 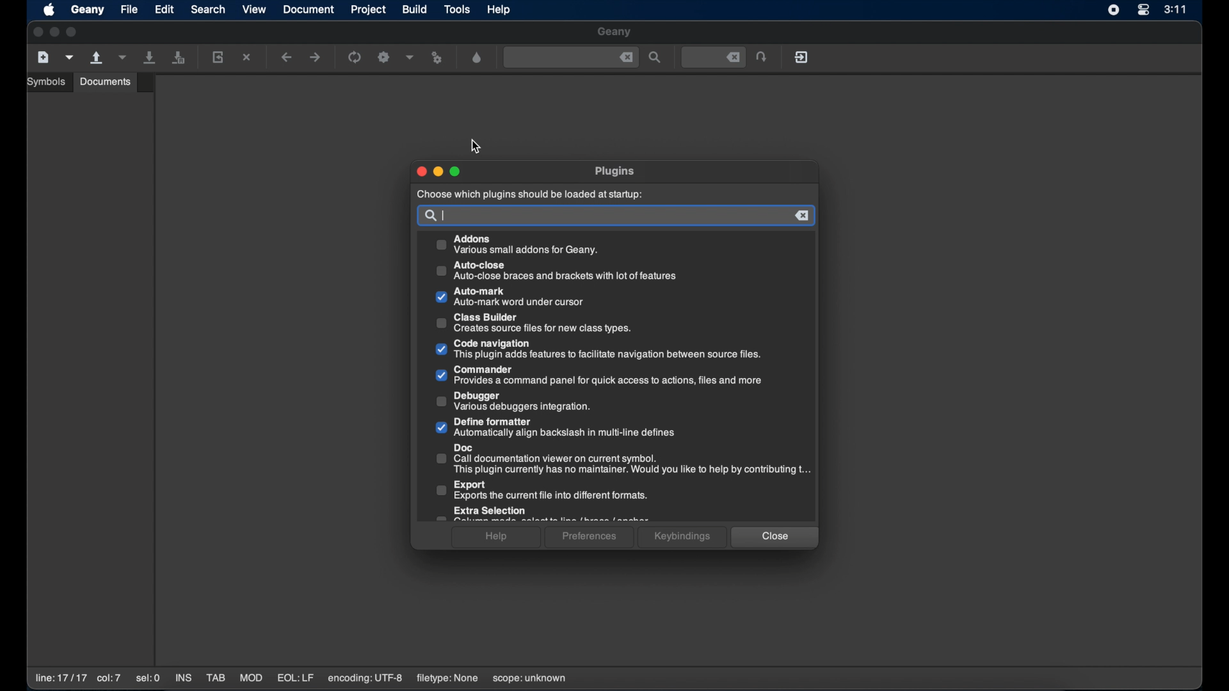 I want to click on create a new file, so click(x=44, y=58).